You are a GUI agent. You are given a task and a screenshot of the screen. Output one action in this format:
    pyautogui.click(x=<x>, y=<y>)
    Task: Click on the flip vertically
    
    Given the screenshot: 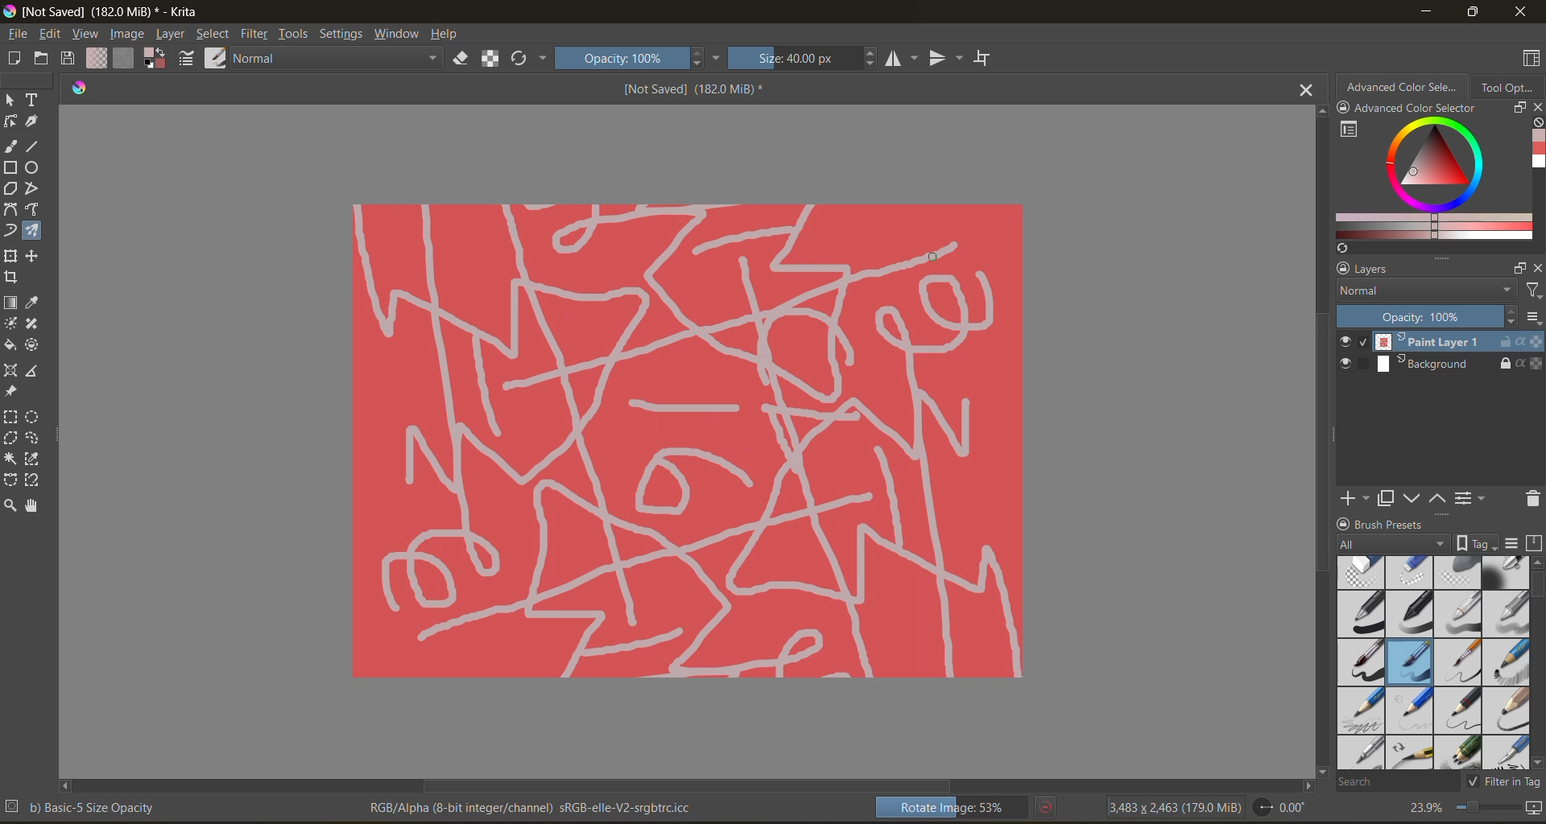 What is the action you would take?
    pyautogui.click(x=947, y=58)
    